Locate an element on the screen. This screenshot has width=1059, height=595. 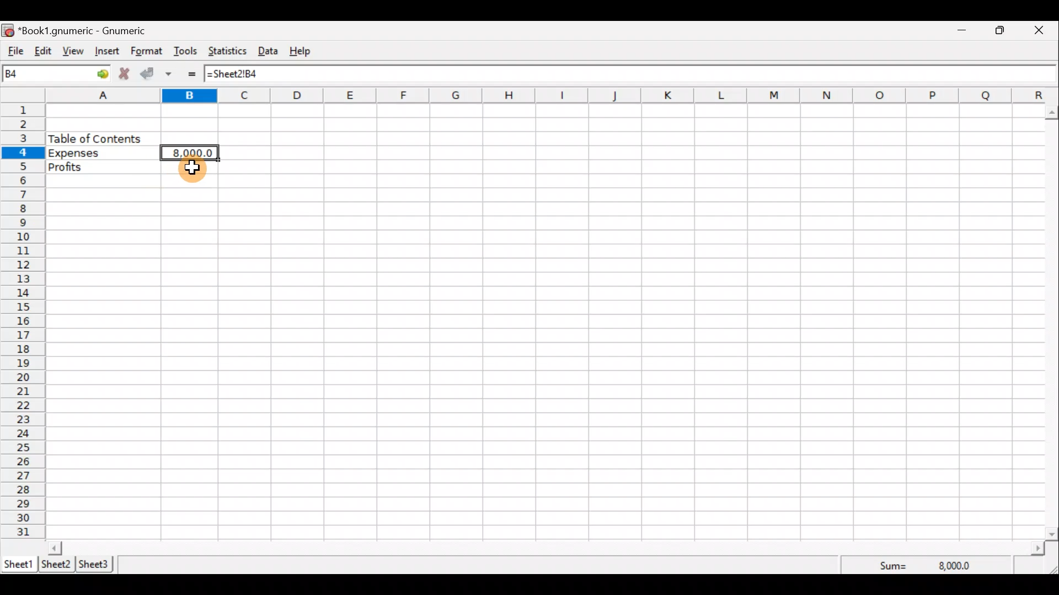
numbering column is located at coordinates (22, 323).